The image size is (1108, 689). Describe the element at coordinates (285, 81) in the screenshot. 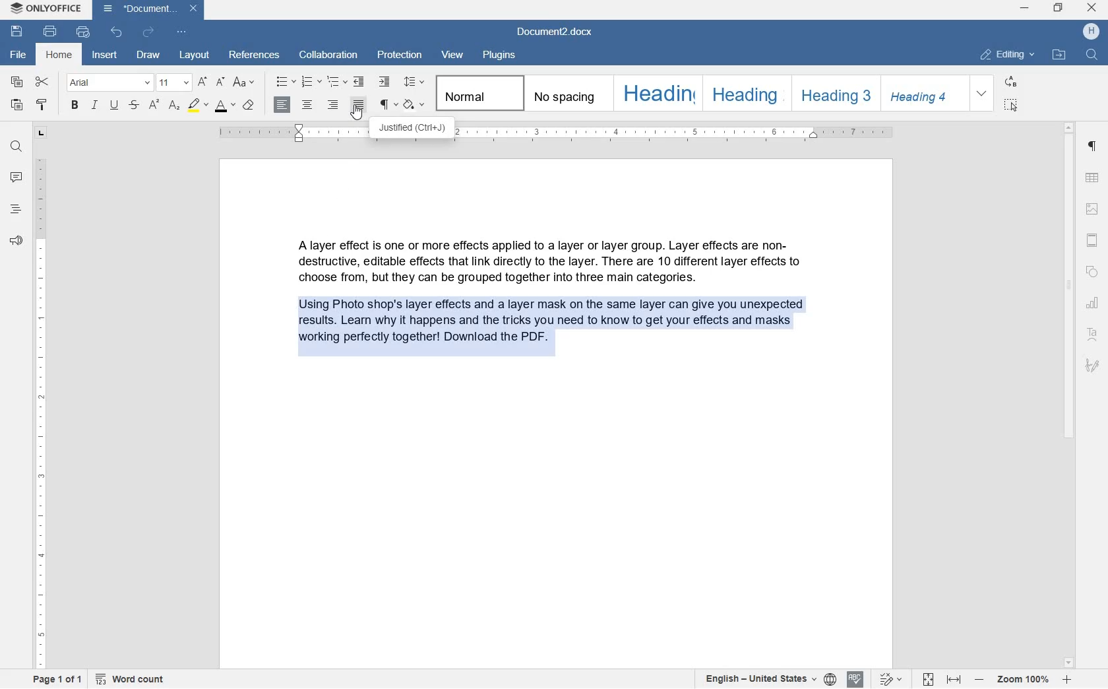

I see `BULLETS` at that location.